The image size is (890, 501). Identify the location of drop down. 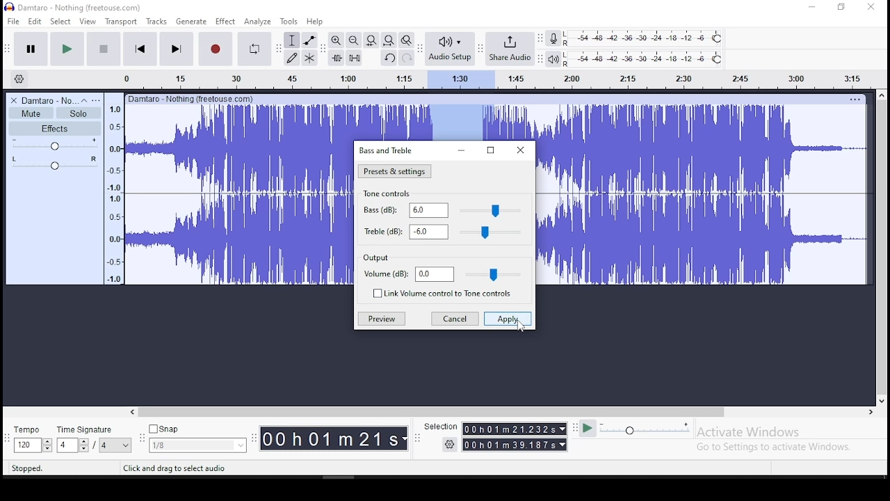
(561, 429).